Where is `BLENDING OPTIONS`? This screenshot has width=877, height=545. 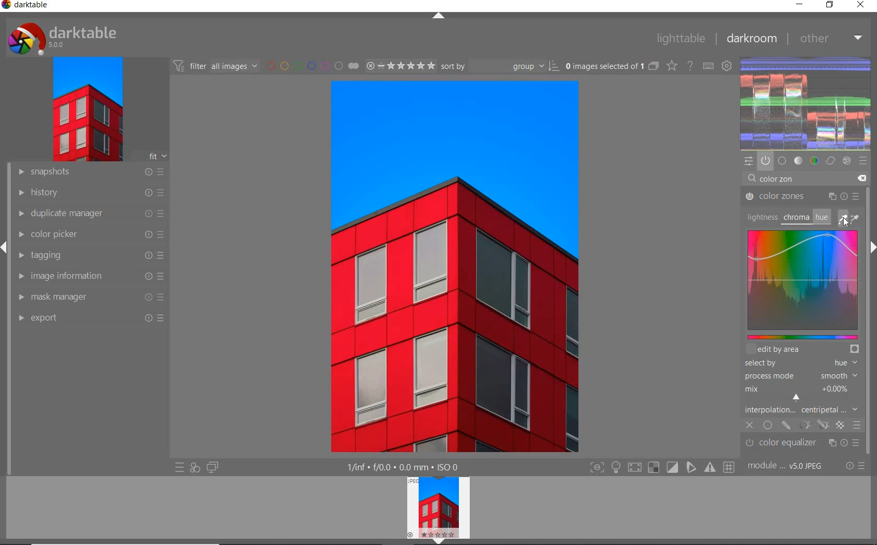 BLENDING OPTIONS is located at coordinates (857, 424).